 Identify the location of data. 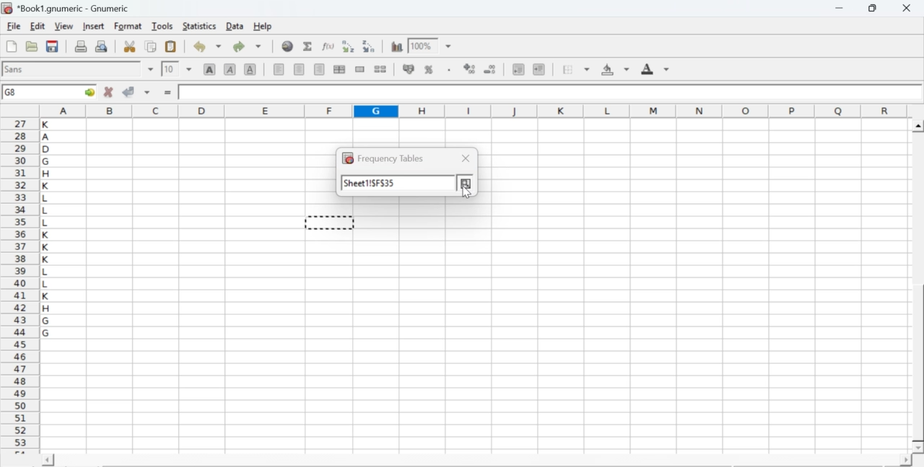
(236, 25).